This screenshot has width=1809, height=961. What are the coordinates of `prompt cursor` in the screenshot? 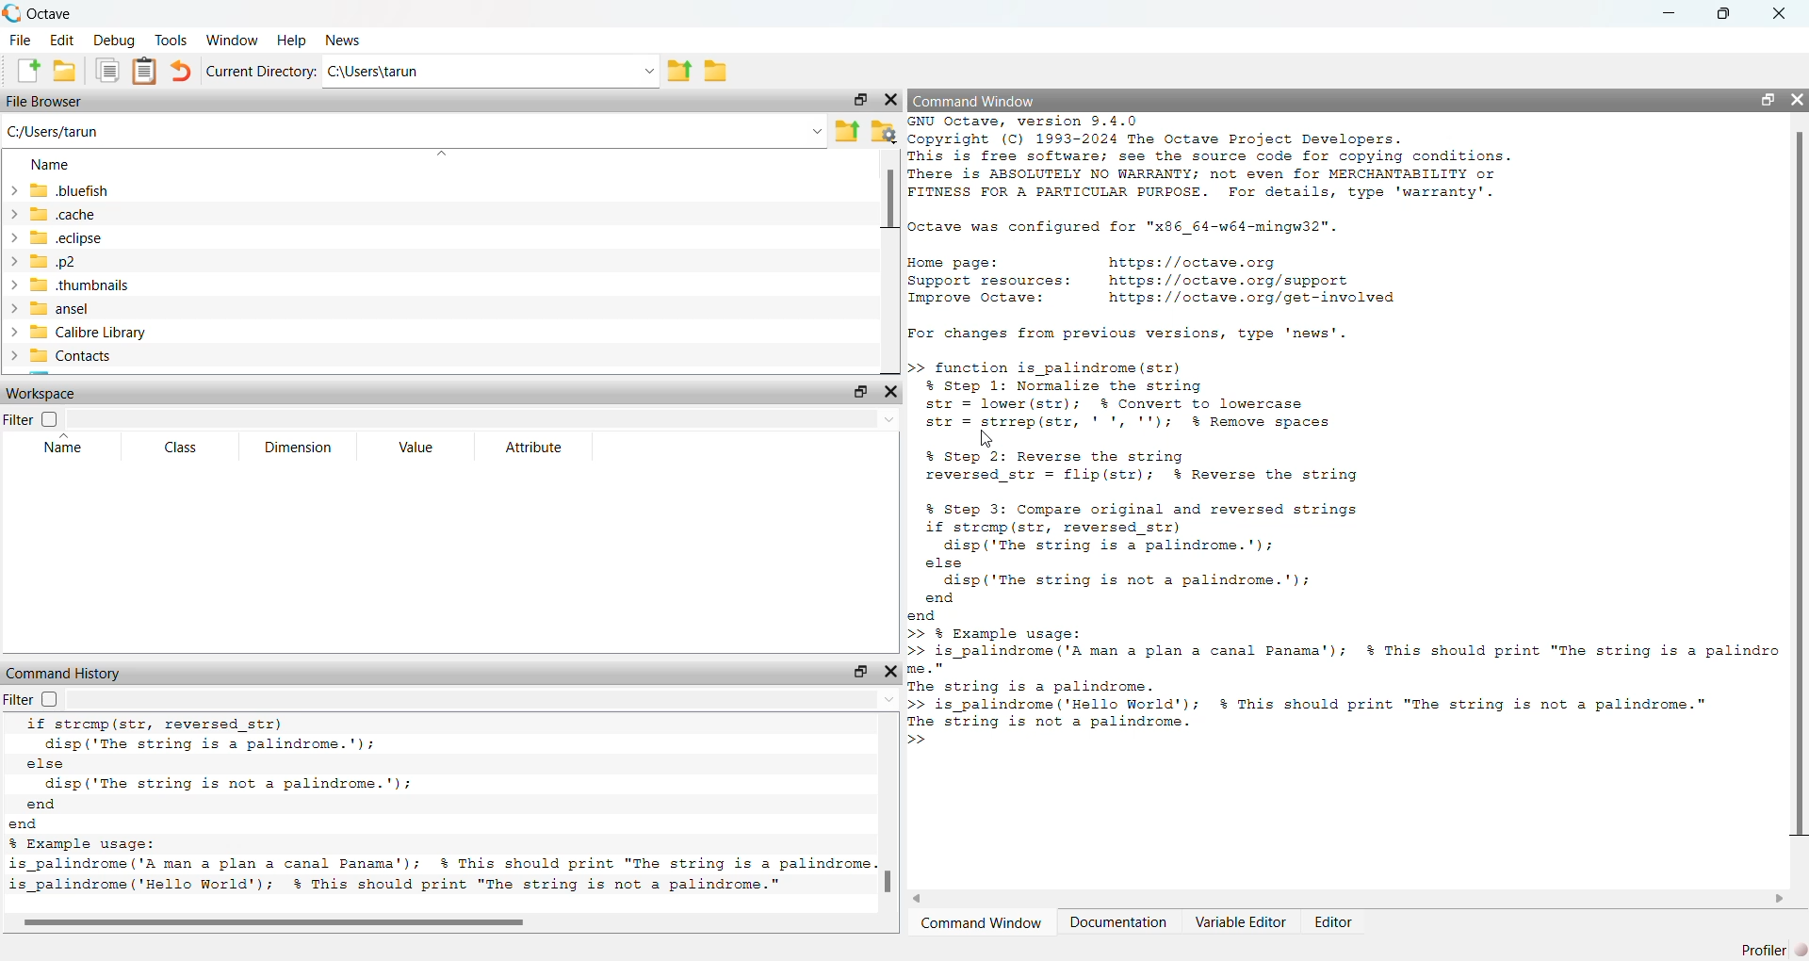 It's located at (913, 368).